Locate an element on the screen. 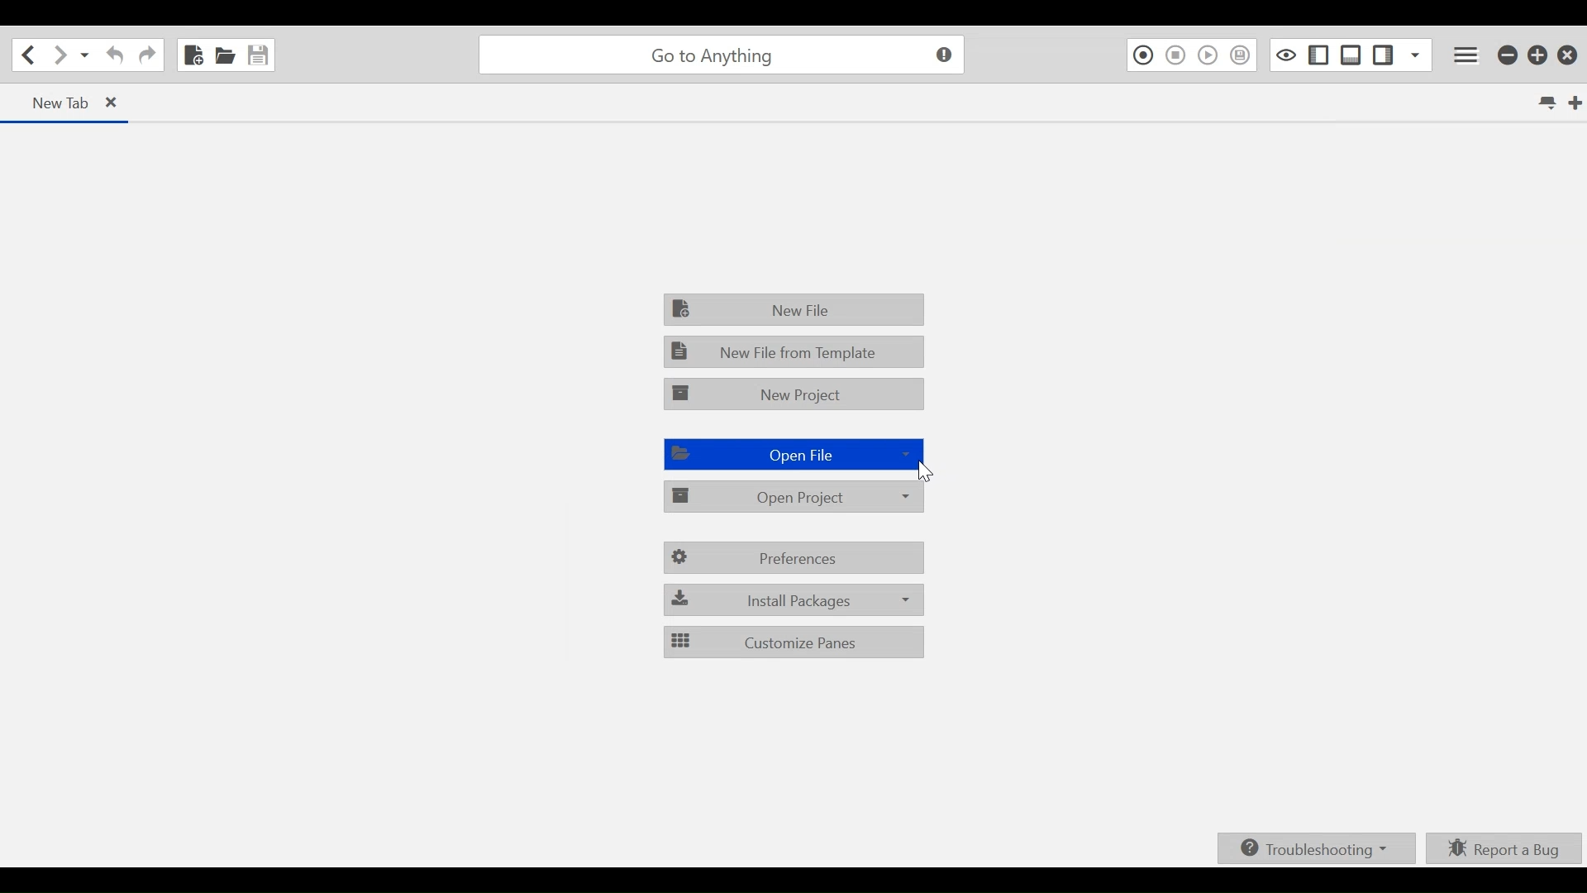 The image size is (1587, 893). List all tabs is located at coordinates (1551, 105).